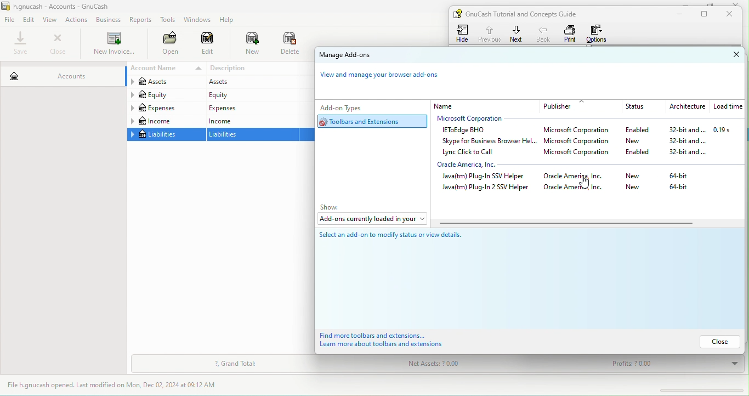 This screenshot has height=396, width=749. I want to click on file h.gnucash opened last modified on mon, dec 02,2024 at 09.12 am, so click(120, 386).